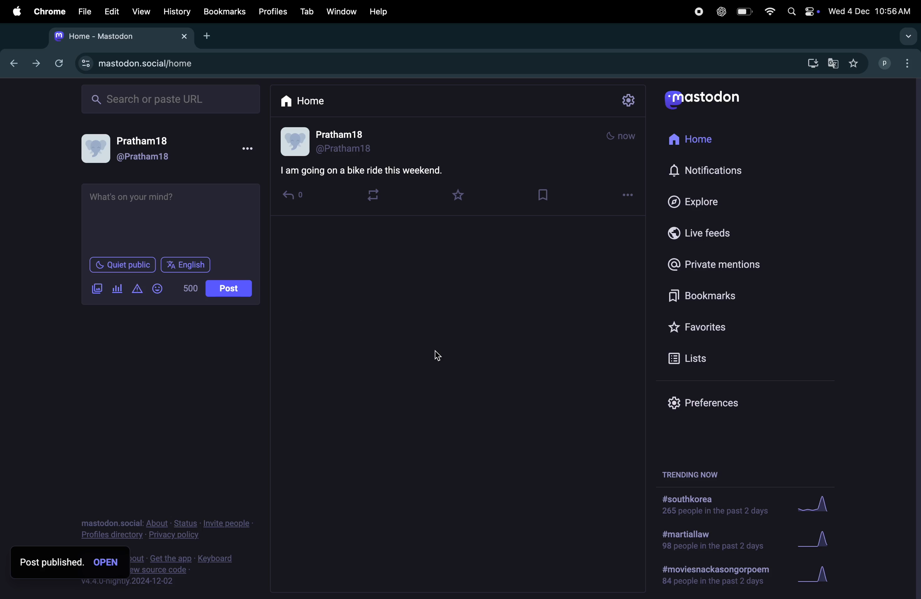 This screenshot has width=921, height=599. Describe the element at coordinates (374, 194) in the screenshot. I see `boost` at that location.